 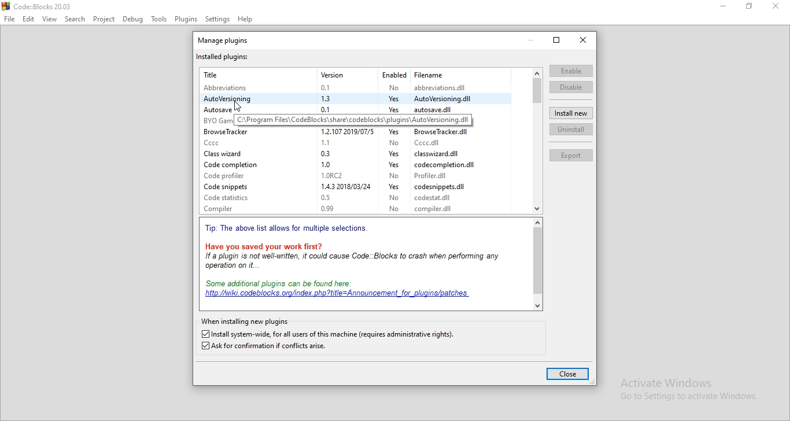 I want to click on ‘codestat.dil, so click(x=435, y=200).